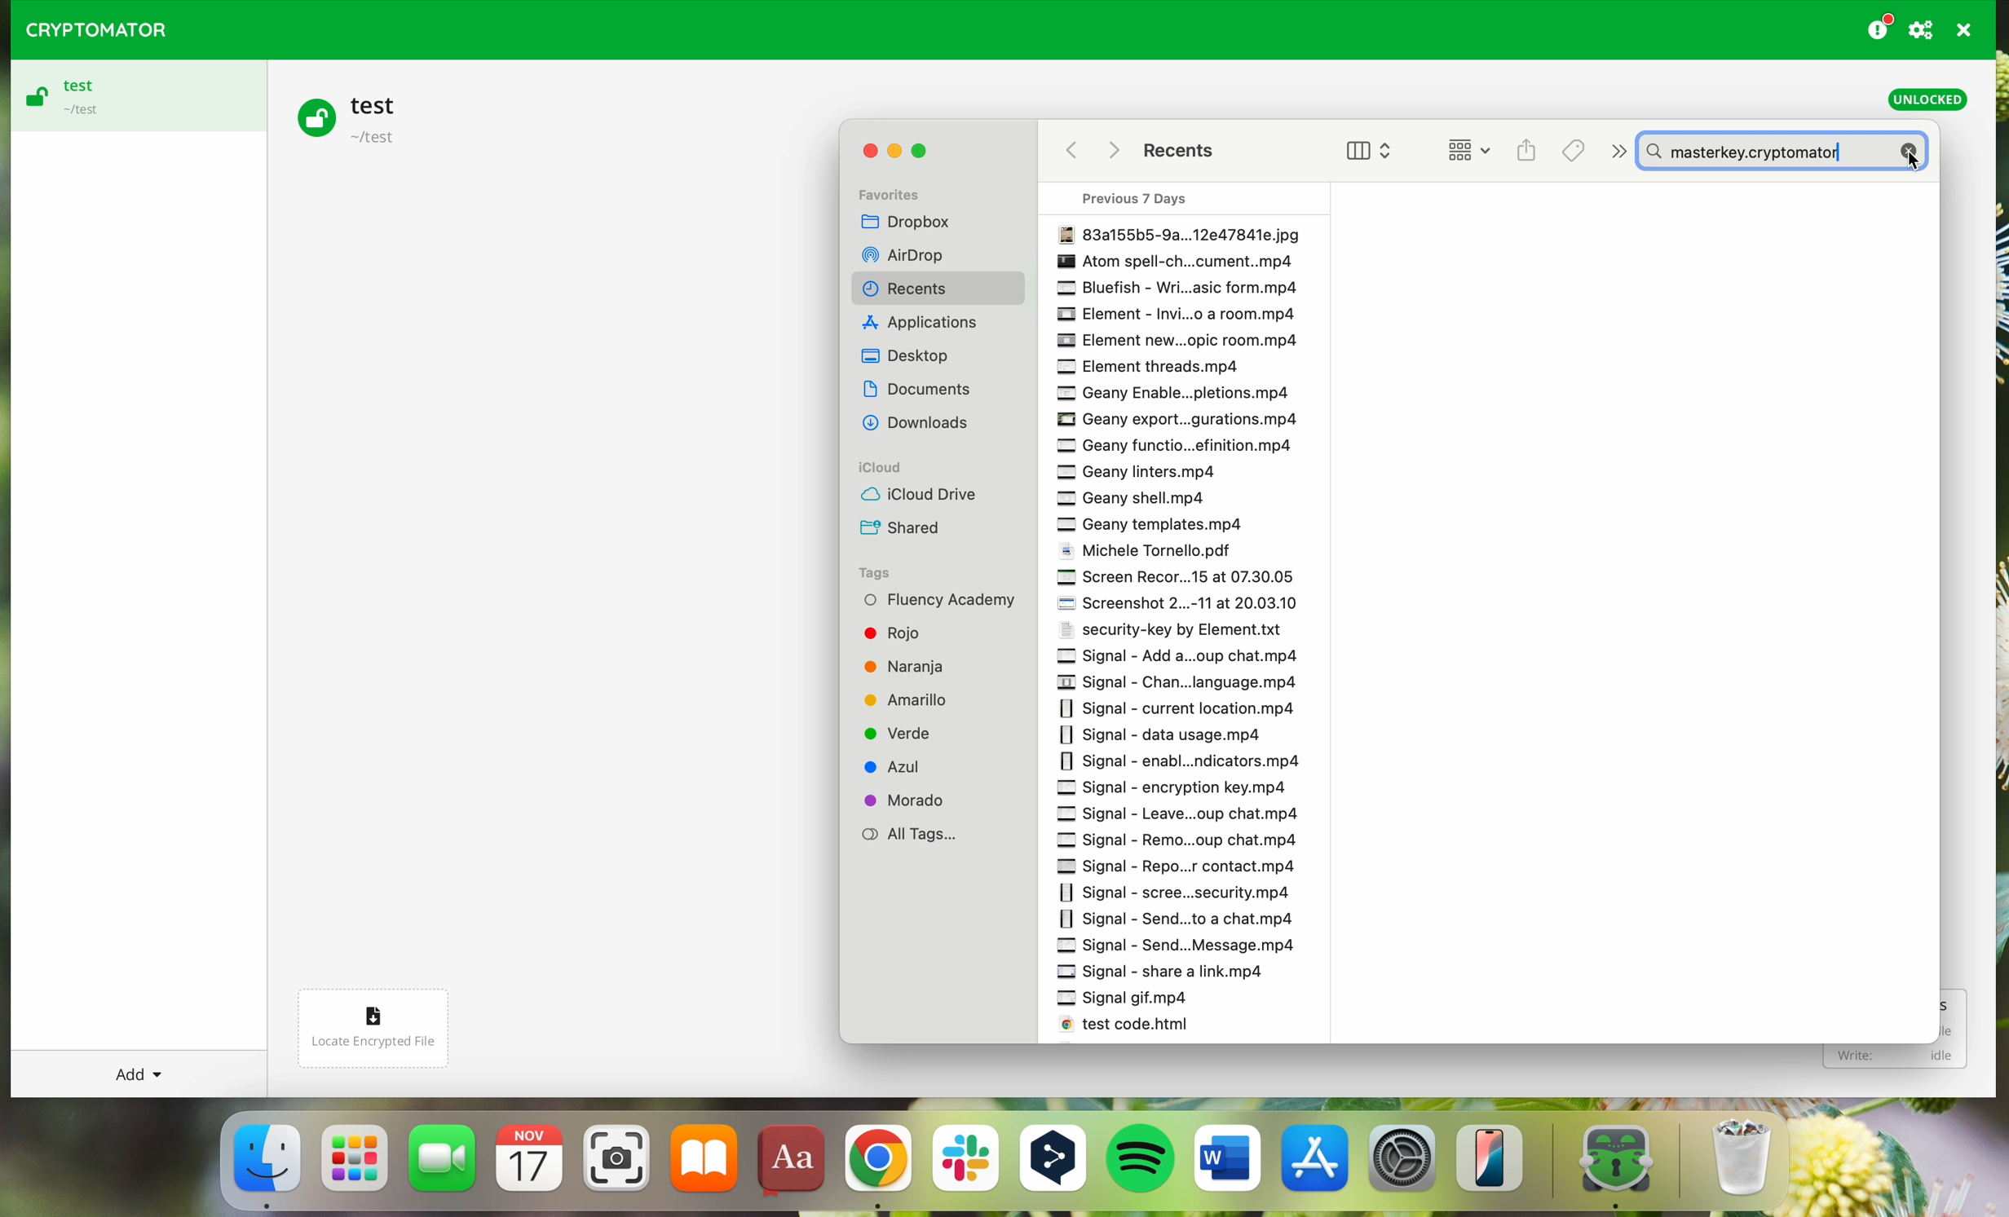 The width and height of the screenshot is (2009, 1217). What do you see at coordinates (1141, 499) in the screenshot?
I see `Geany shell` at bounding box center [1141, 499].